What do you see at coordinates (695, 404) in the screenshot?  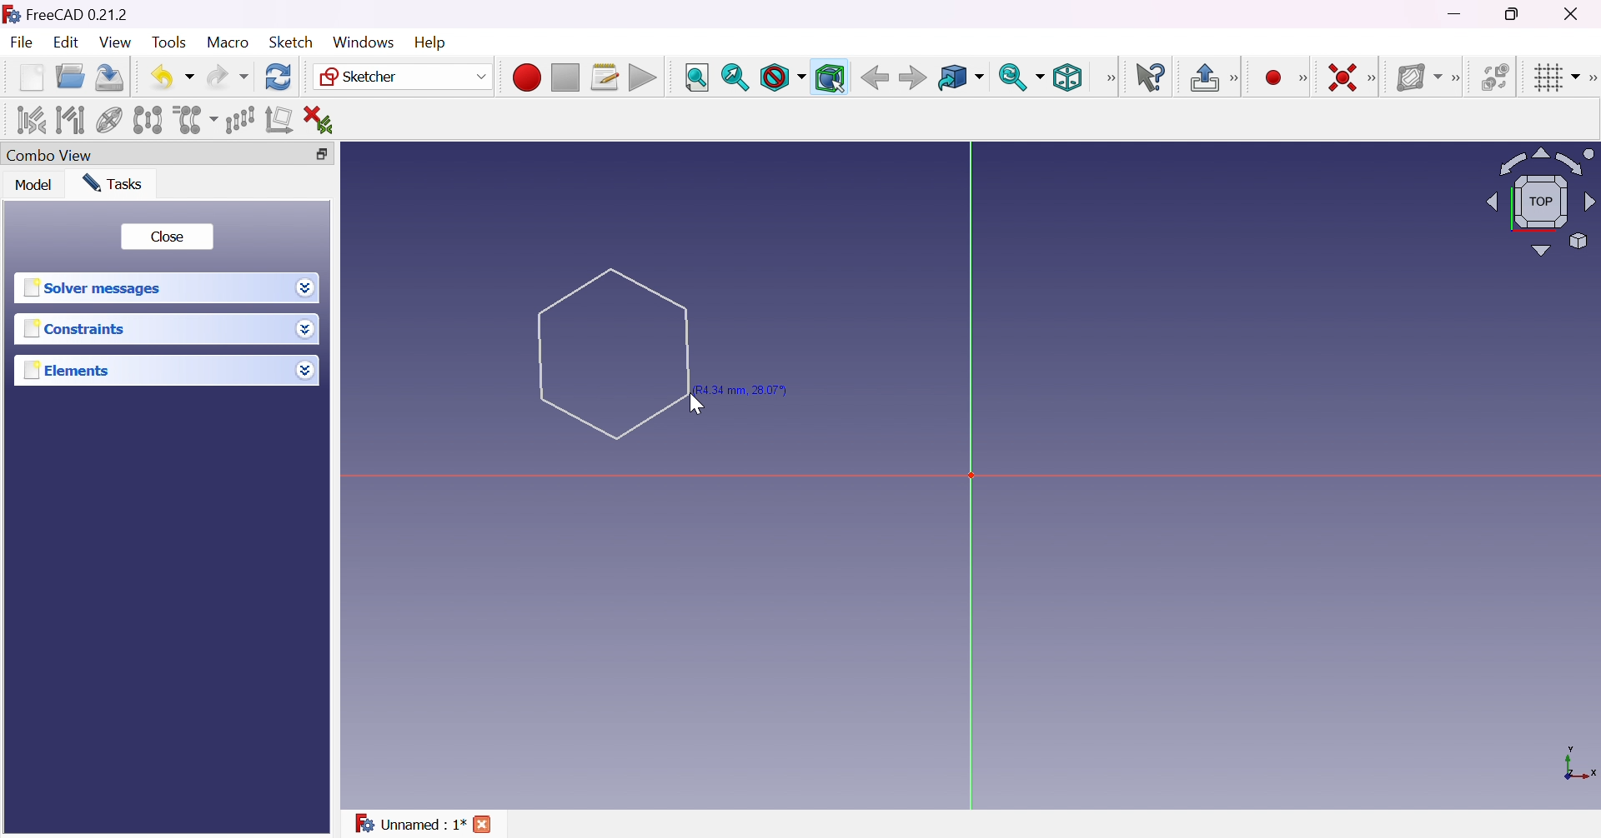 I see `Cursor` at bounding box center [695, 404].